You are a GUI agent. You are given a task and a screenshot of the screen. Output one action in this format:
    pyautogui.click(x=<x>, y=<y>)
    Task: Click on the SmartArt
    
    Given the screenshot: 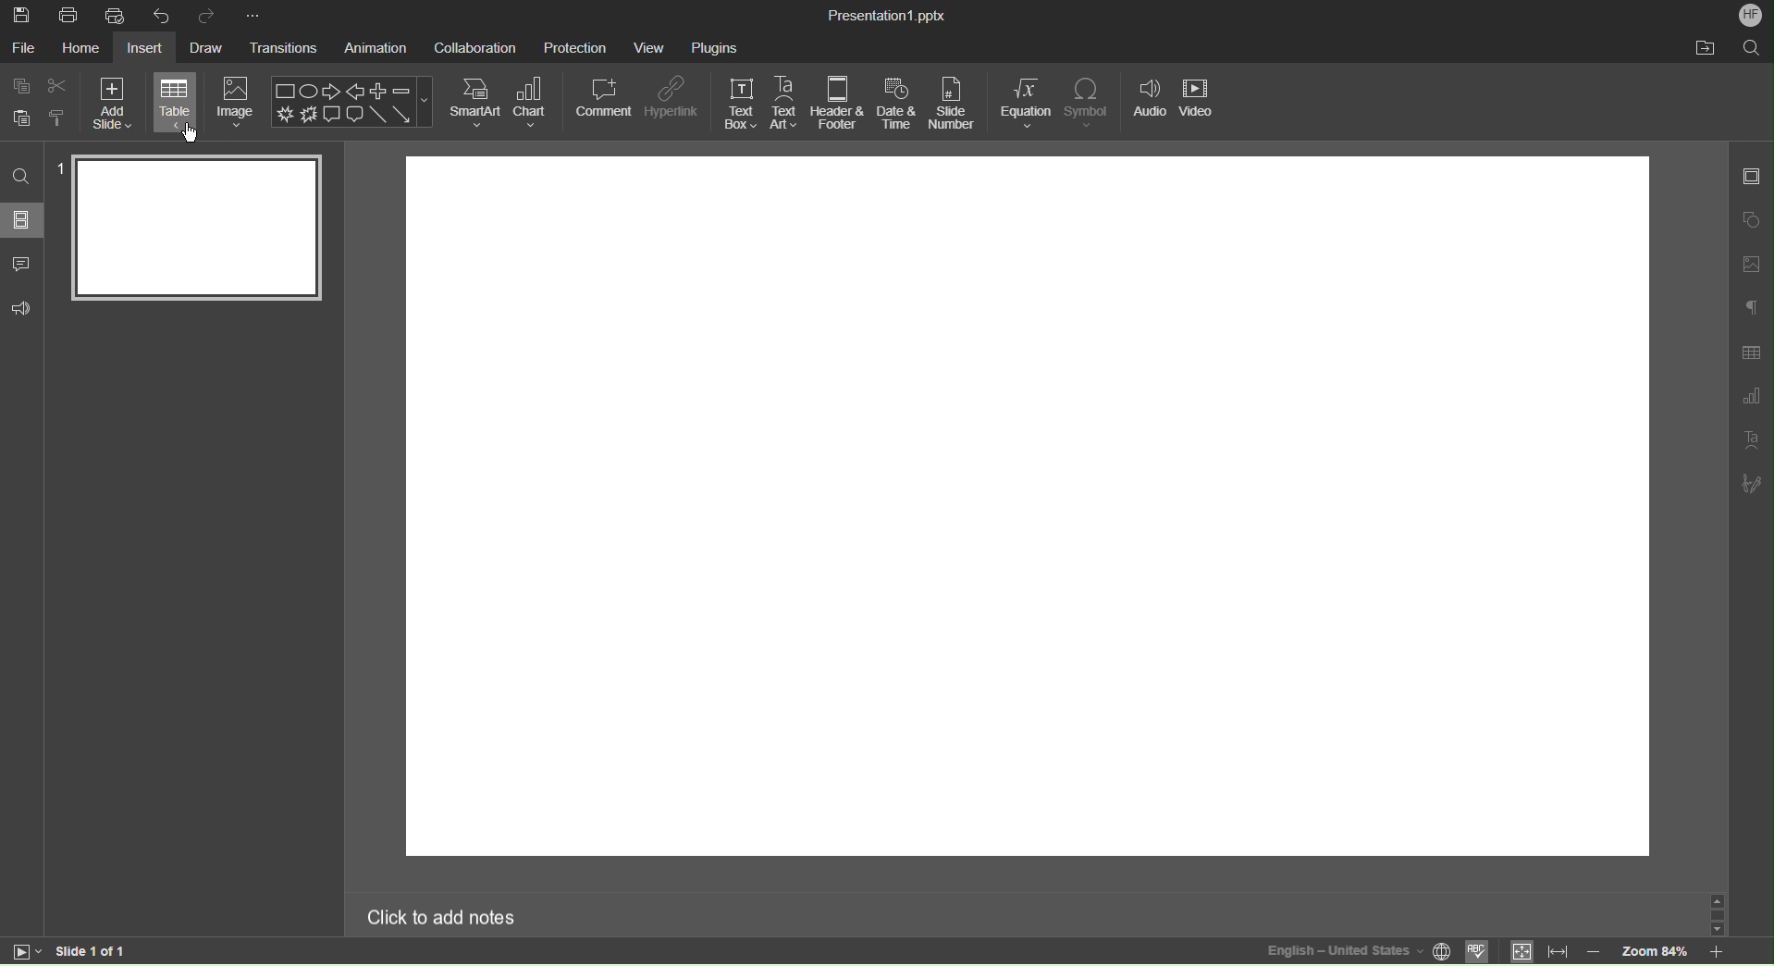 What is the action you would take?
    pyautogui.click(x=476, y=102)
    